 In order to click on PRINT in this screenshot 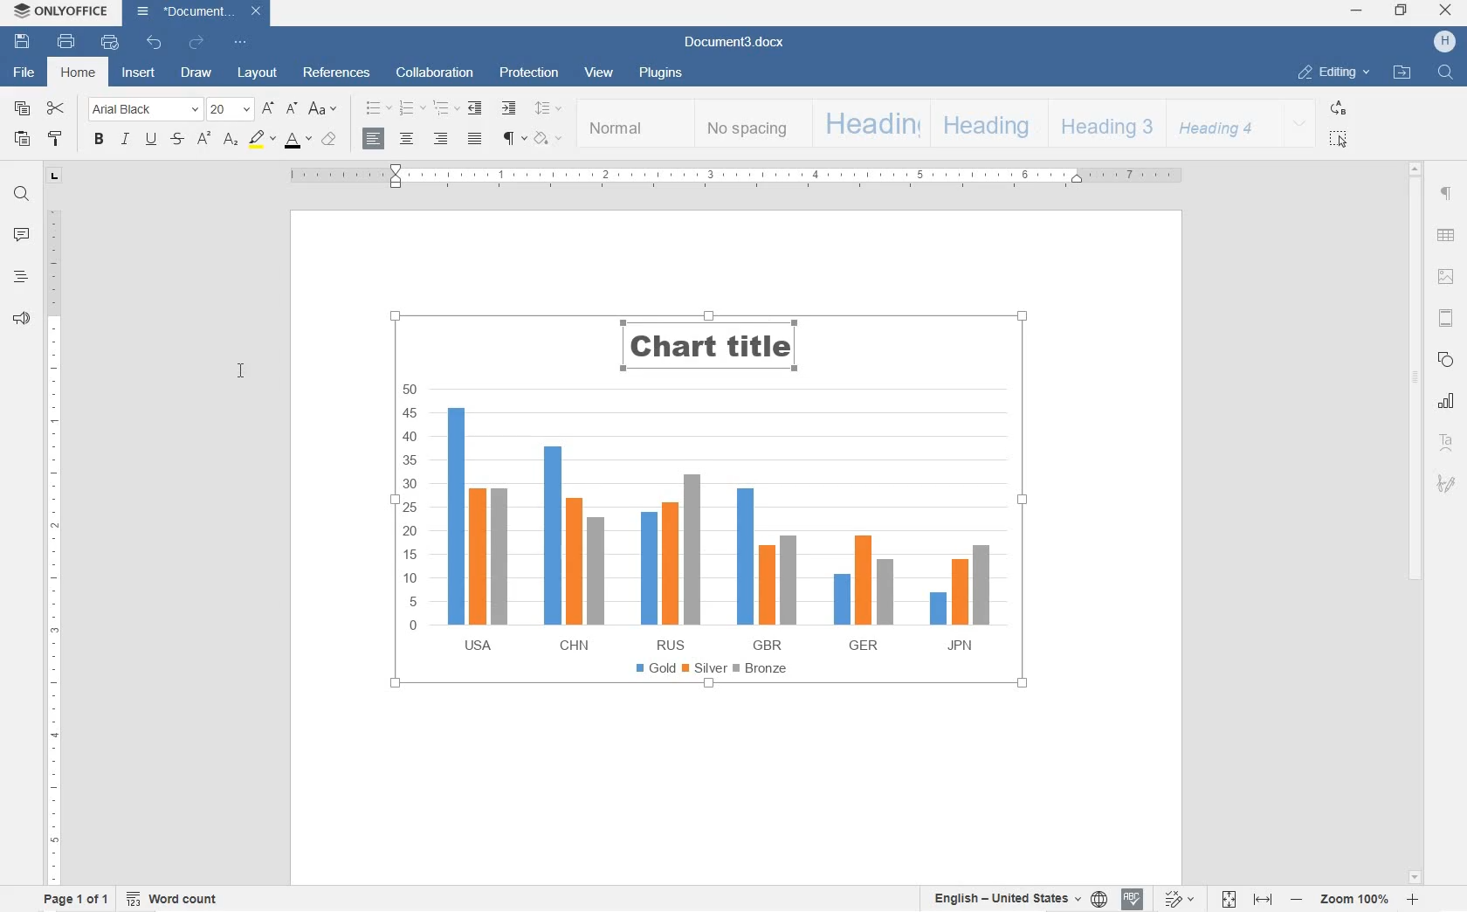, I will do `click(68, 44)`.